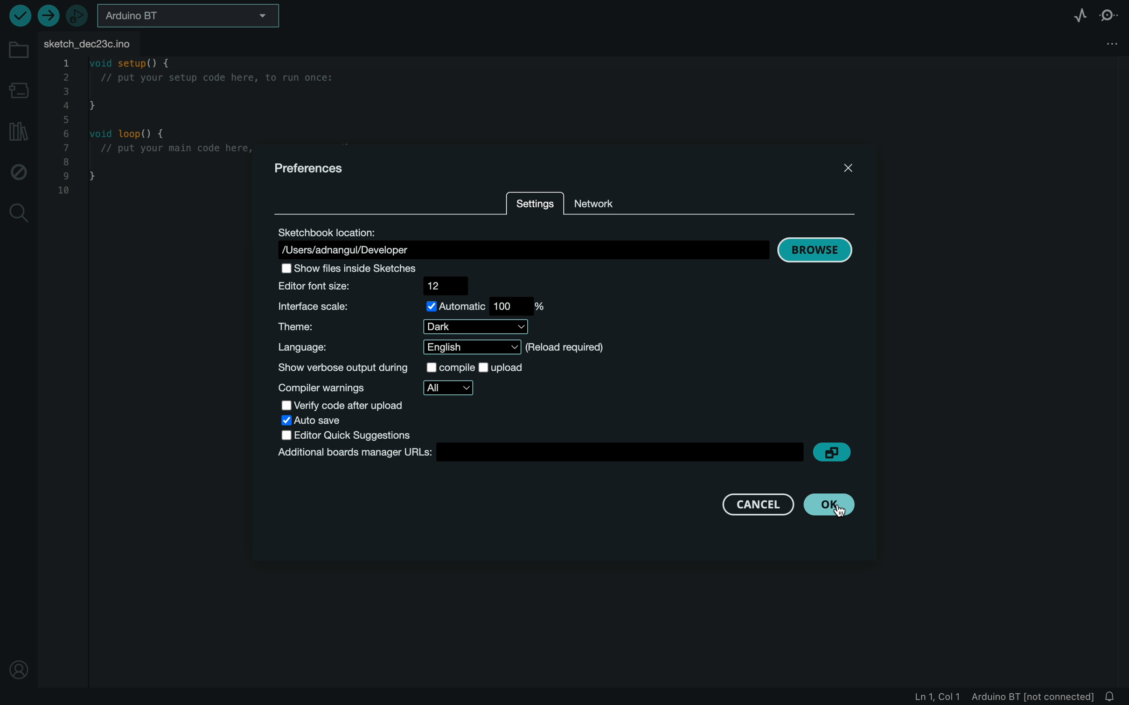  Describe the element at coordinates (317, 169) in the screenshot. I see `preferences` at that location.